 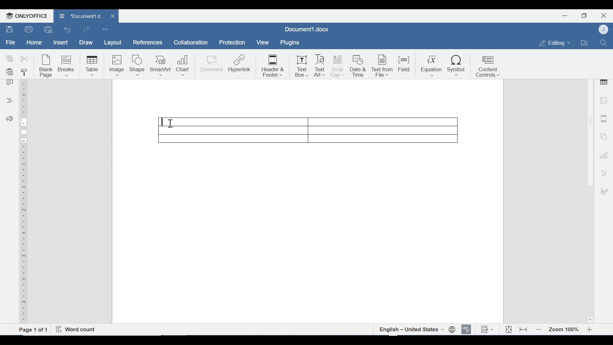 I want to click on Chart, so click(x=183, y=66).